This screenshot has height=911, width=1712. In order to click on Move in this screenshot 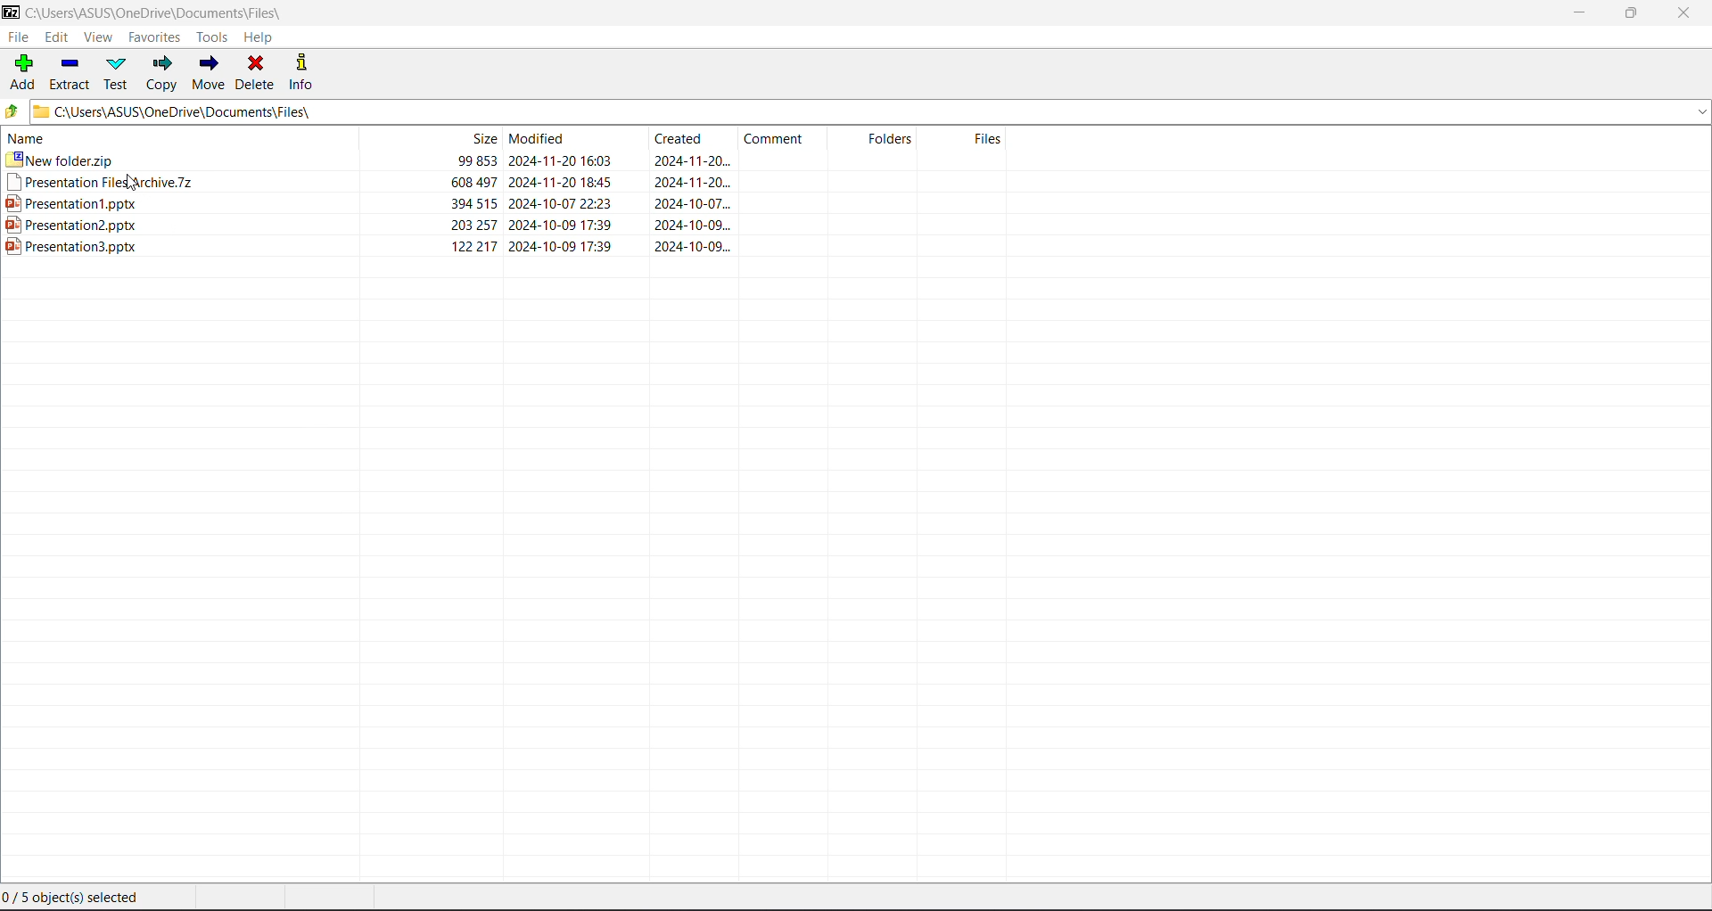, I will do `click(210, 73)`.